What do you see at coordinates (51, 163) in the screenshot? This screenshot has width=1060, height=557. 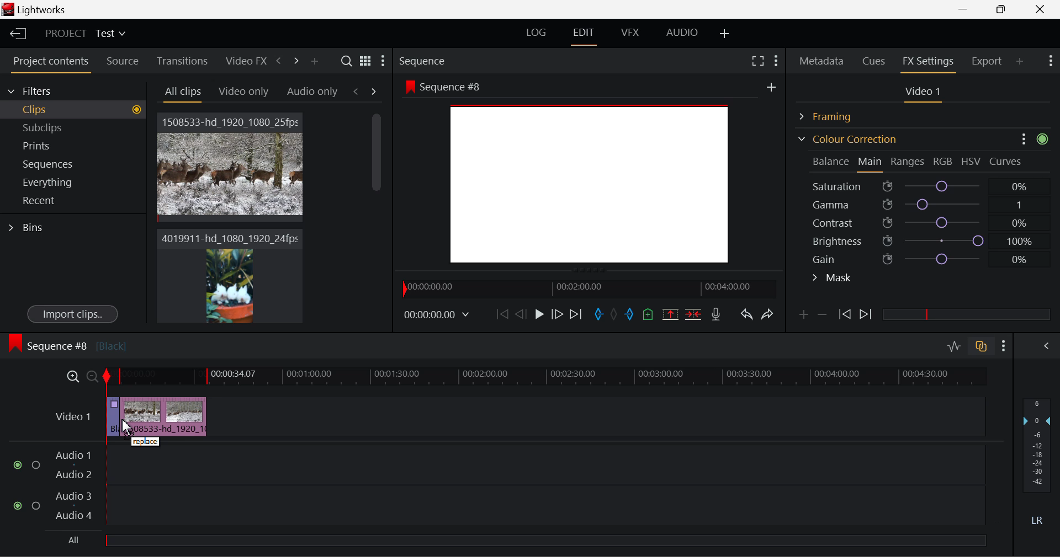 I see `Sequences` at bounding box center [51, 163].